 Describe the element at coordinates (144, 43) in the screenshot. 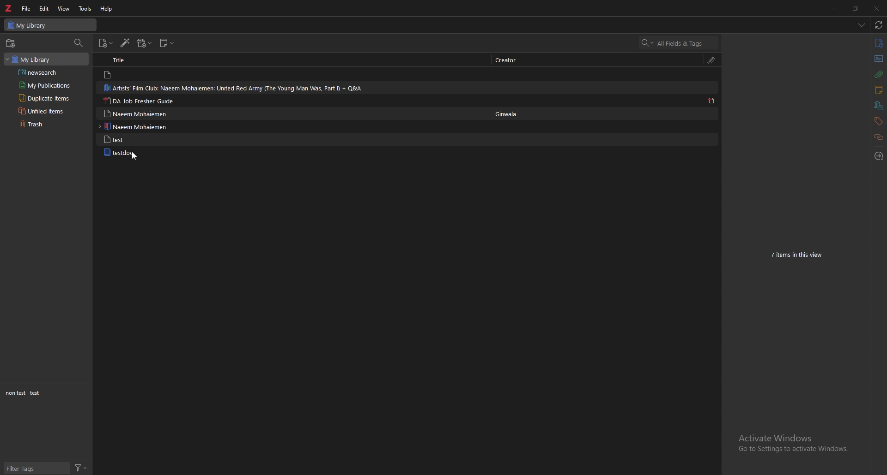

I see `add attachments` at that location.